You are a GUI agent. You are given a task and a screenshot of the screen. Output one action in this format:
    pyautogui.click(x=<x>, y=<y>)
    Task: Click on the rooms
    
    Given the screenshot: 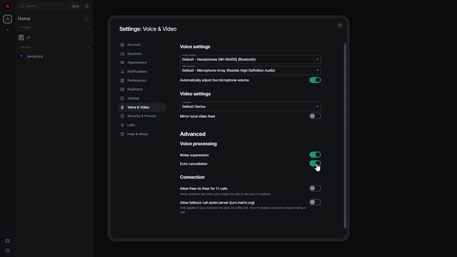 What is the action you would take?
    pyautogui.click(x=27, y=47)
    